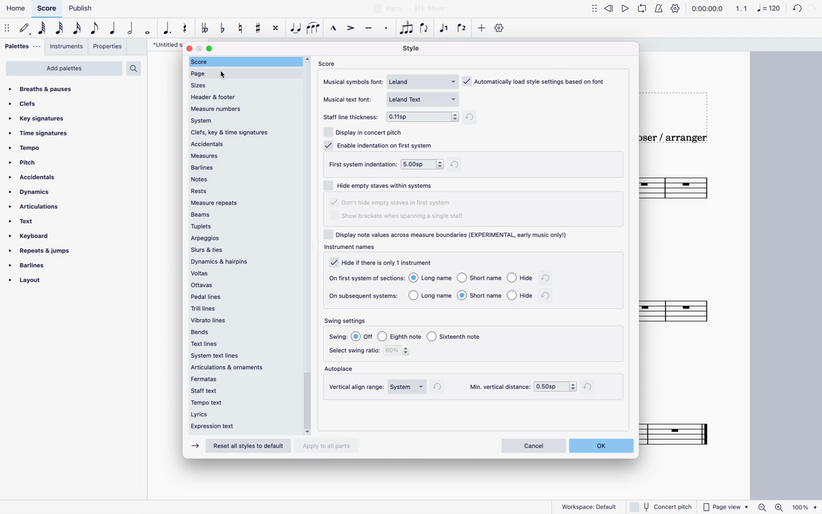 The height and width of the screenshot is (514, 822). Describe the element at coordinates (471, 277) in the screenshot. I see `options` at that location.